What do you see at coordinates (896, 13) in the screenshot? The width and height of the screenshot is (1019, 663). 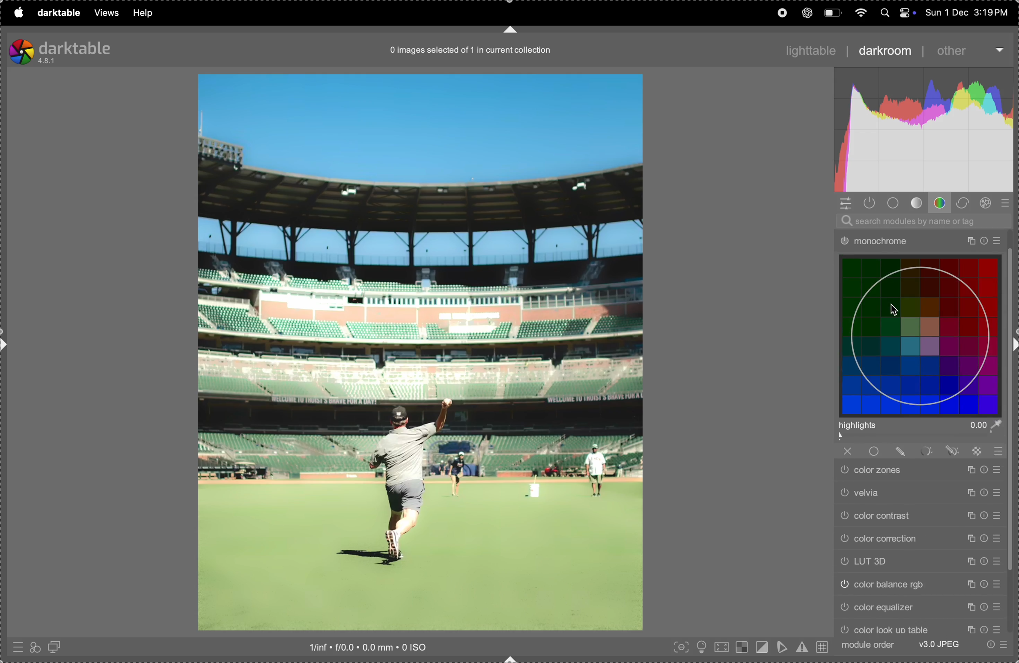 I see `apple widgets` at bounding box center [896, 13].